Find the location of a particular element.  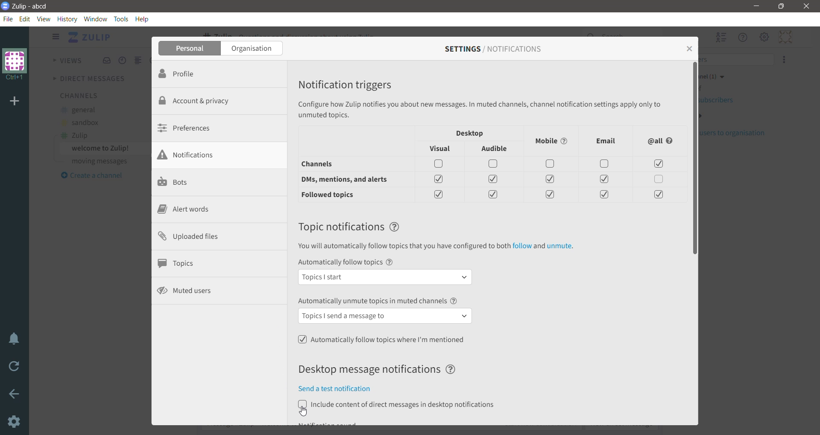

channels is located at coordinates (328, 165).